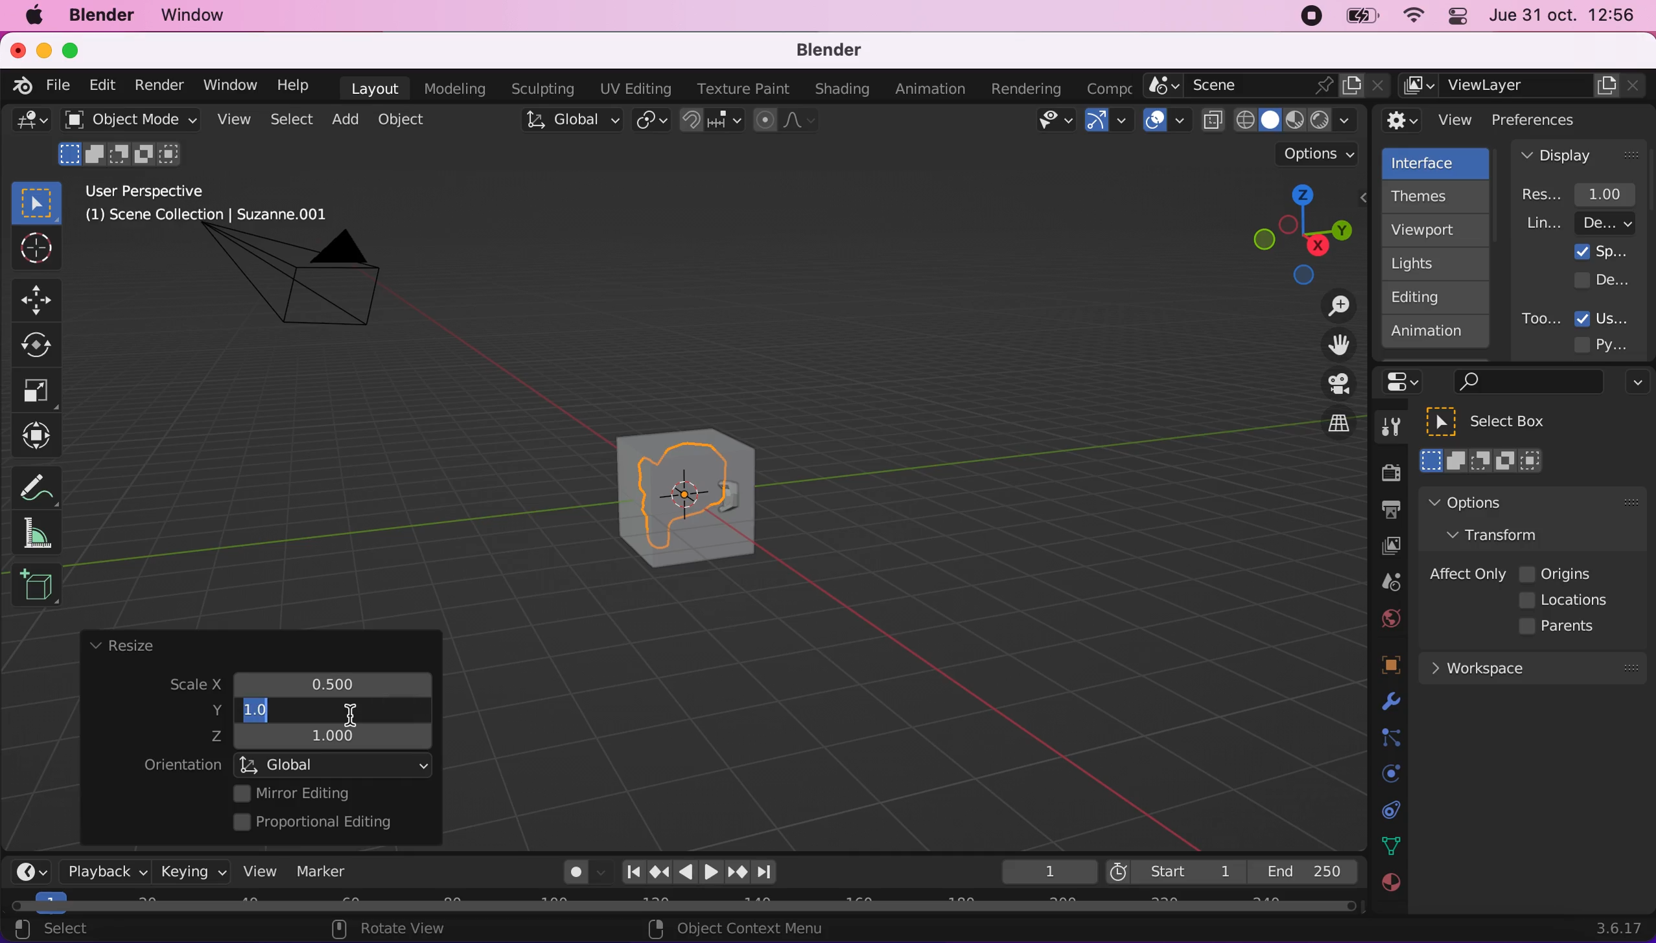 The image size is (1656, 943). What do you see at coordinates (1454, 18) in the screenshot?
I see `panel control` at bounding box center [1454, 18].